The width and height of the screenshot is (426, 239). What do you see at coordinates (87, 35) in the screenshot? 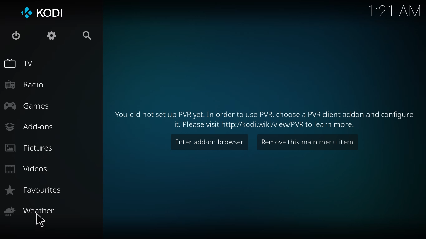
I see `search` at bounding box center [87, 35].